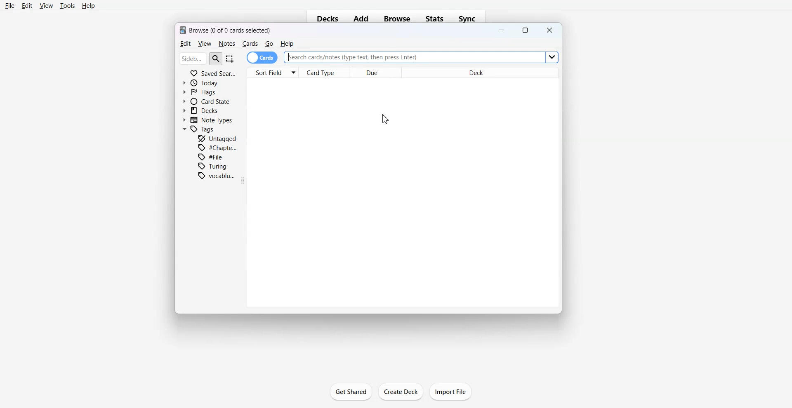 Image resolution: width=792 pixels, height=408 pixels. I want to click on Go, so click(269, 44).